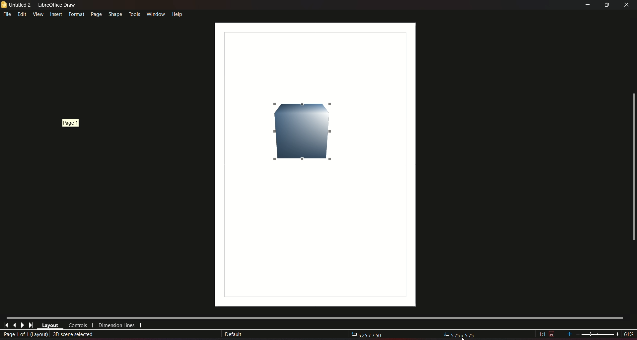 Image resolution: width=637 pixels, height=340 pixels. What do you see at coordinates (627, 5) in the screenshot?
I see `close` at bounding box center [627, 5].